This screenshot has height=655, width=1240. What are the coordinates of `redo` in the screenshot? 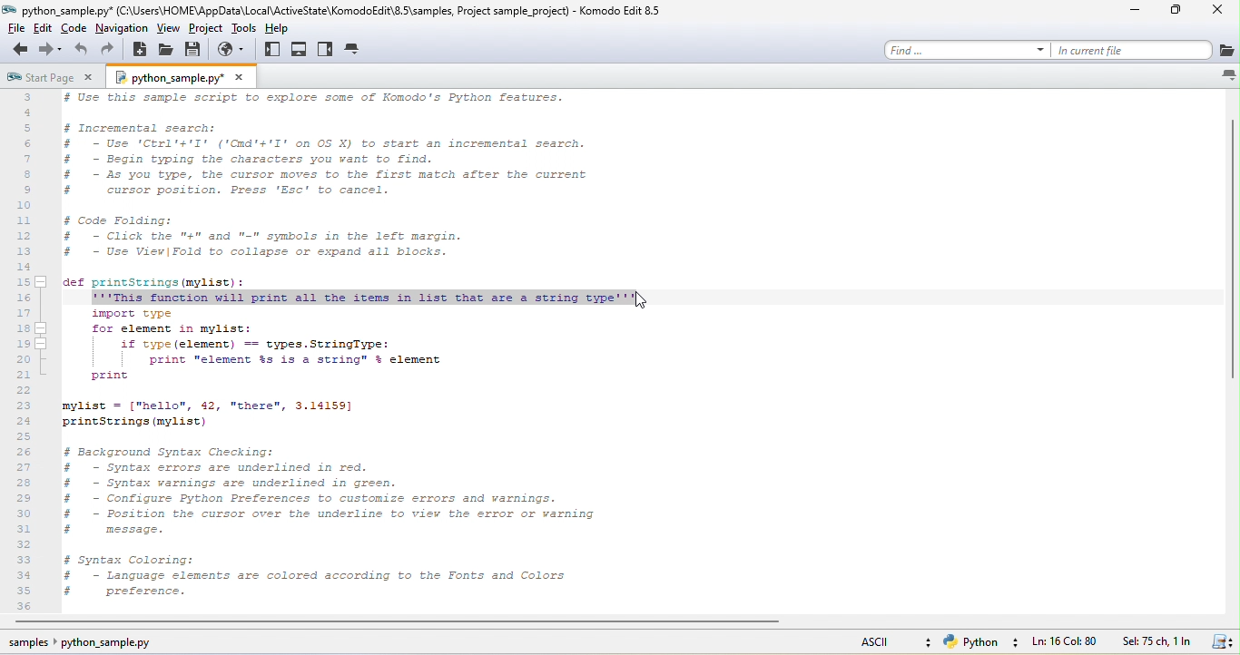 It's located at (113, 49).